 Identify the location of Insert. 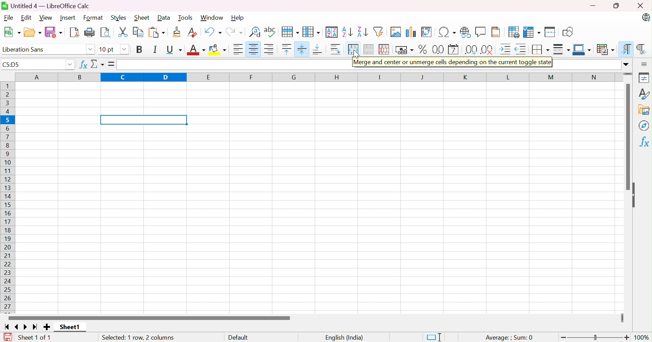
(68, 17).